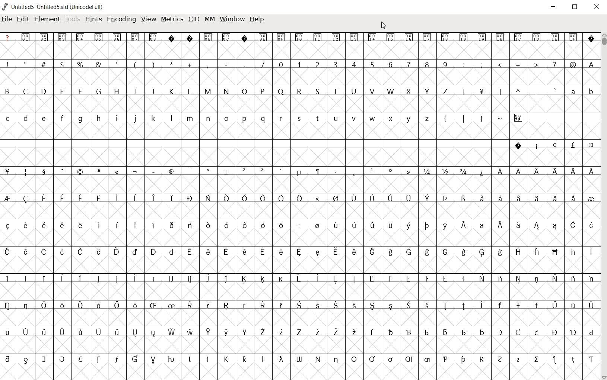 Image resolution: width=607 pixels, height=380 pixels. I want to click on Symbol, so click(318, 172).